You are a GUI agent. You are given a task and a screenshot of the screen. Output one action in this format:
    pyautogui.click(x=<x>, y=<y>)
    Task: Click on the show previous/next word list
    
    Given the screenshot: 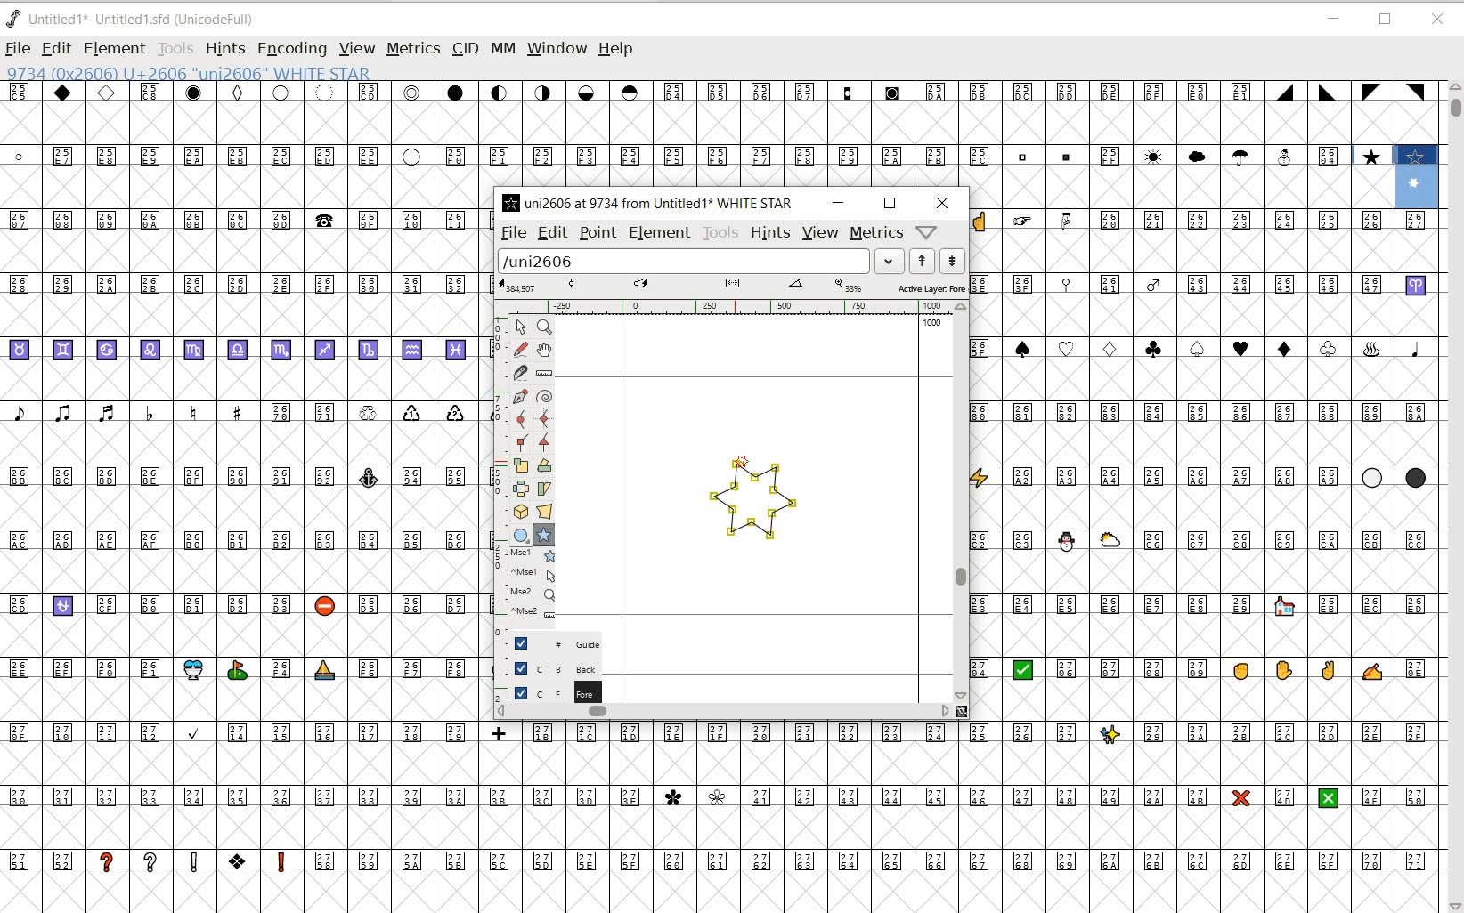 What is the action you would take?
    pyautogui.click(x=938, y=260)
    